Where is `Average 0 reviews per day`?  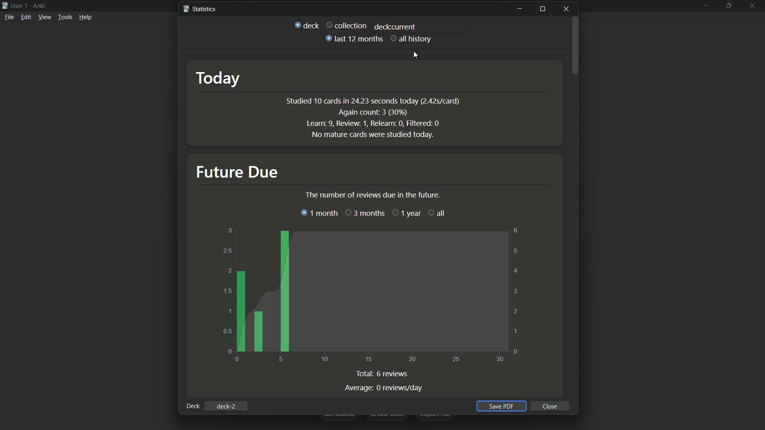 Average 0 reviews per day is located at coordinates (384, 388).